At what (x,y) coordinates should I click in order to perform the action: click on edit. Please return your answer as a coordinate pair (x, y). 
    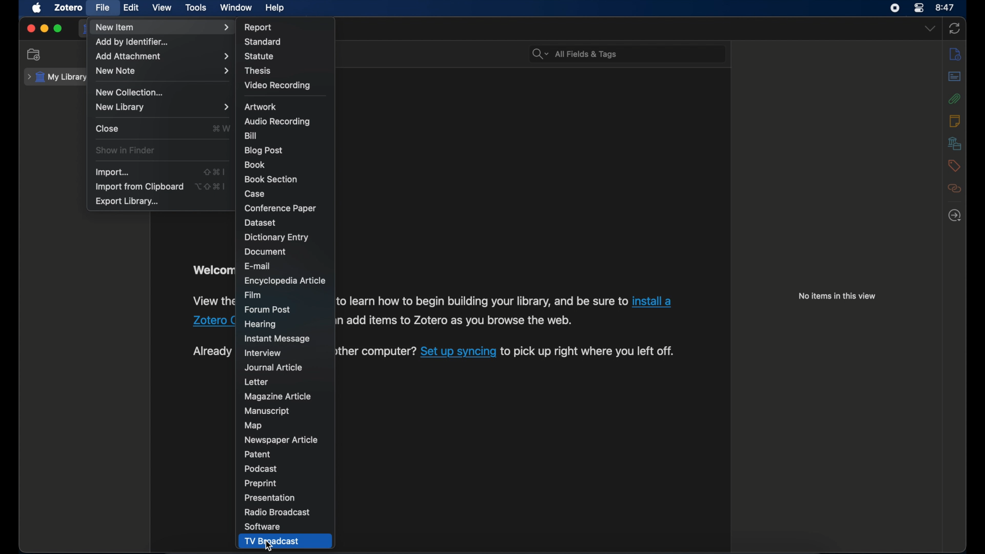
    Looking at the image, I should click on (132, 8).